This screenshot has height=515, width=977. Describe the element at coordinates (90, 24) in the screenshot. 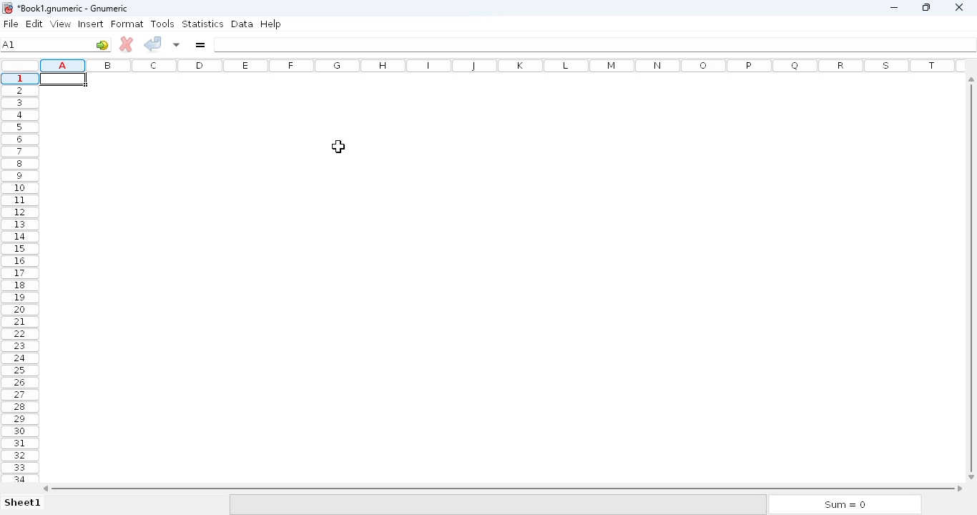

I see `insert` at that location.